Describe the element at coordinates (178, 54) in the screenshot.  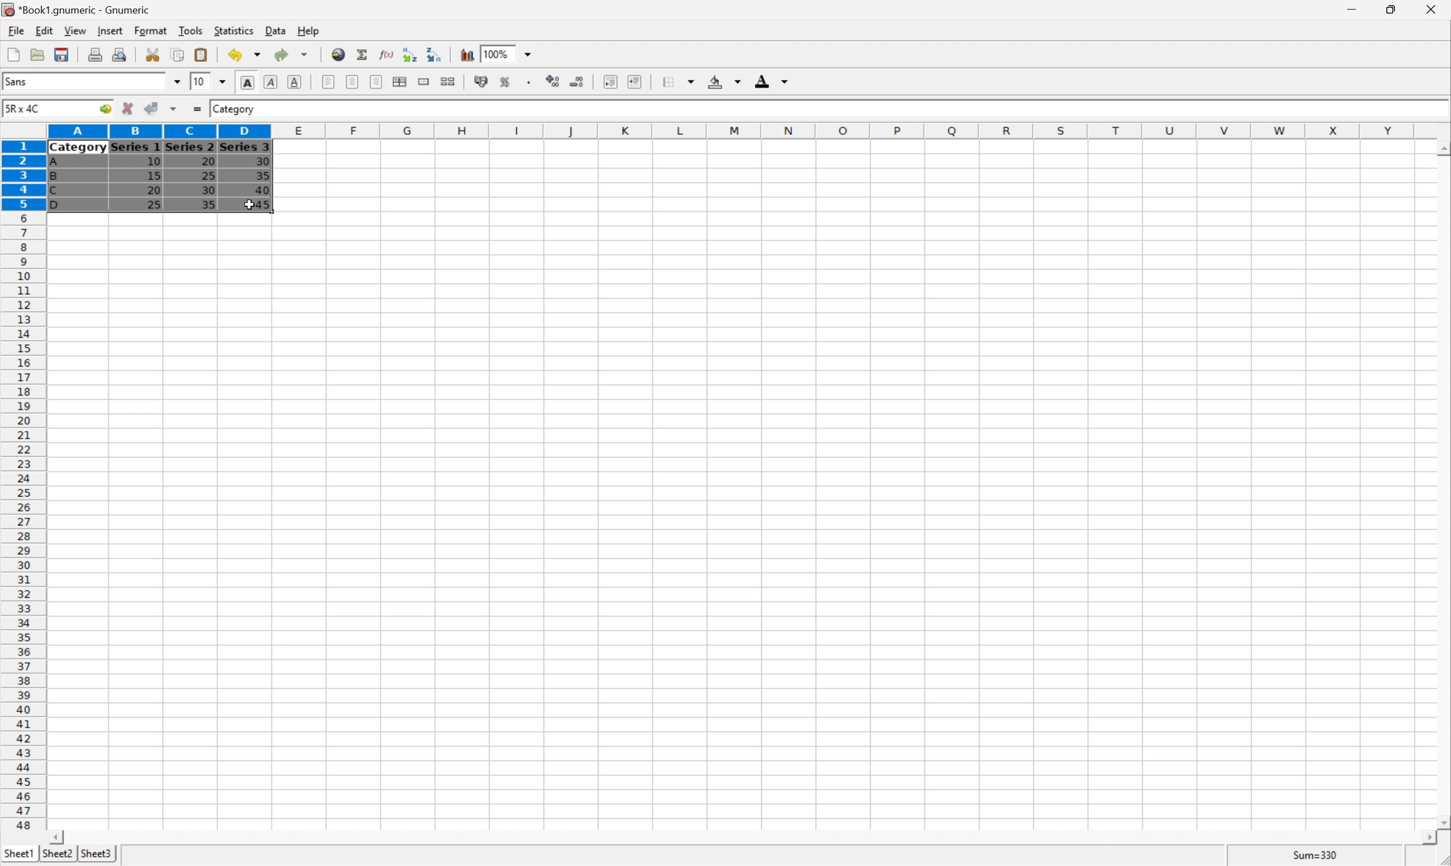
I see `Copy selection` at that location.